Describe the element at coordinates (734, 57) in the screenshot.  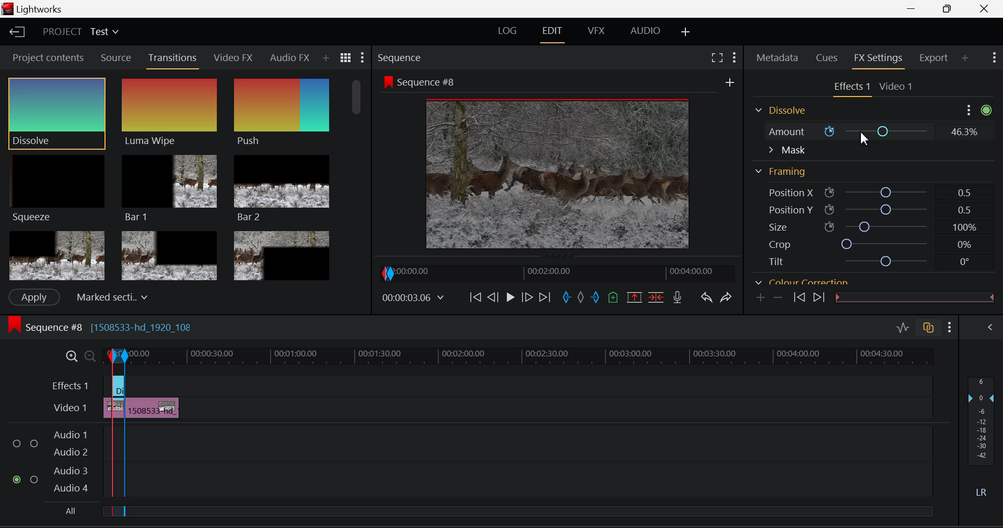
I see `Show Settings` at that location.